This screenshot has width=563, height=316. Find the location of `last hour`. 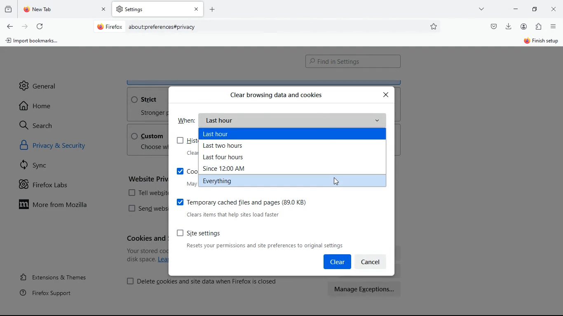

last hour is located at coordinates (294, 120).